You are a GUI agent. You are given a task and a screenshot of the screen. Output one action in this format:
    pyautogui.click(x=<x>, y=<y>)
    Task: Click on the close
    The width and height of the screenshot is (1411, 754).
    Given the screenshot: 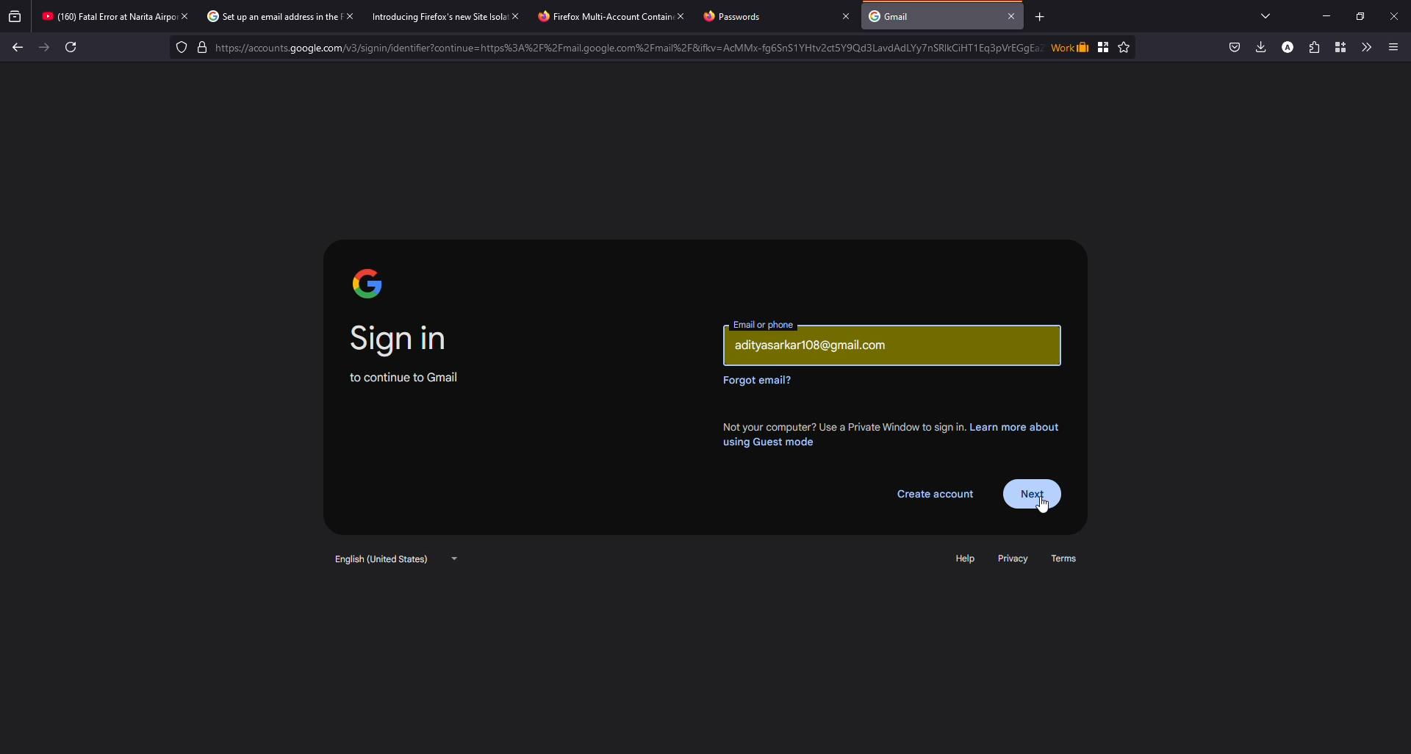 What is the action you would take?
    pyautogui.click(x=1013, y=15)
    